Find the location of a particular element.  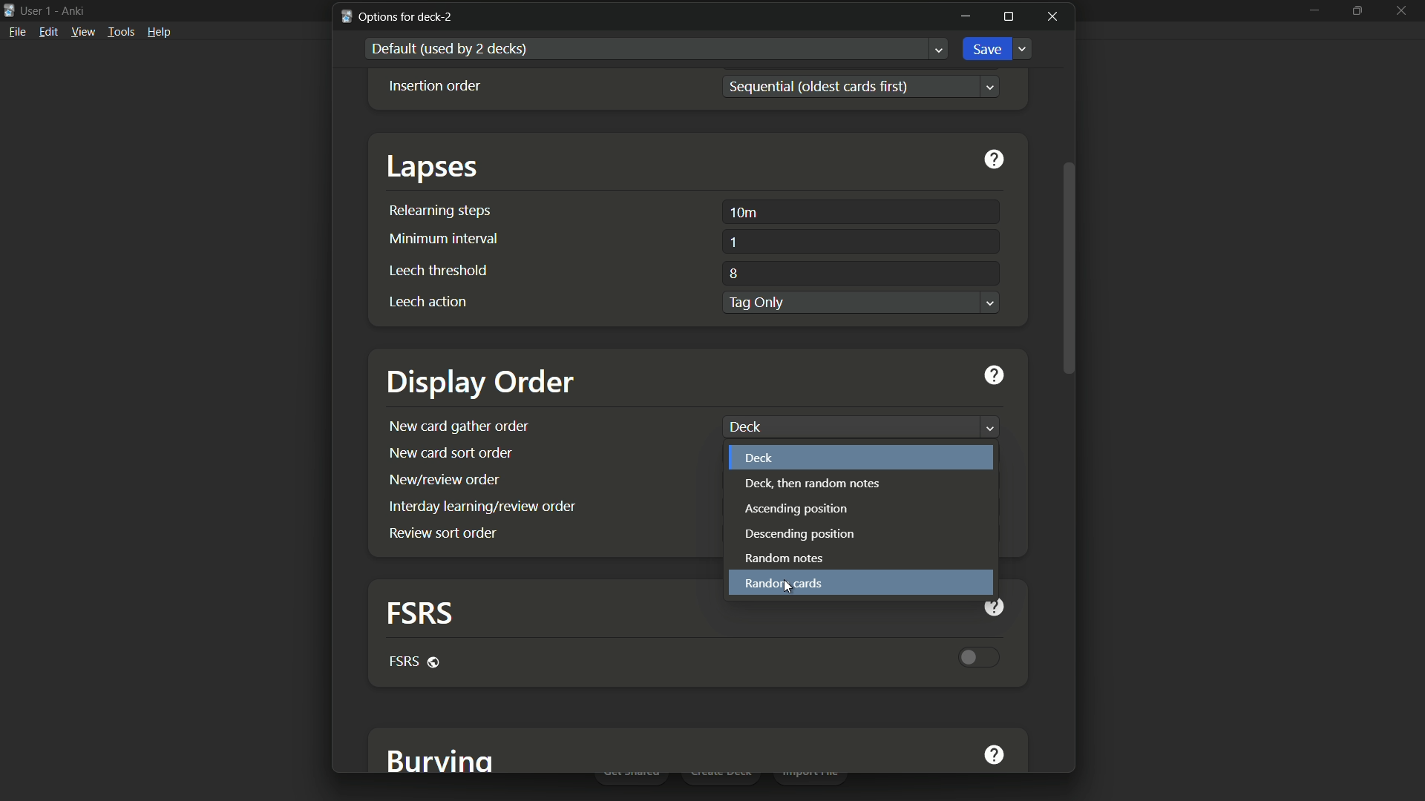

random notes is located at coordinates (787, 559).